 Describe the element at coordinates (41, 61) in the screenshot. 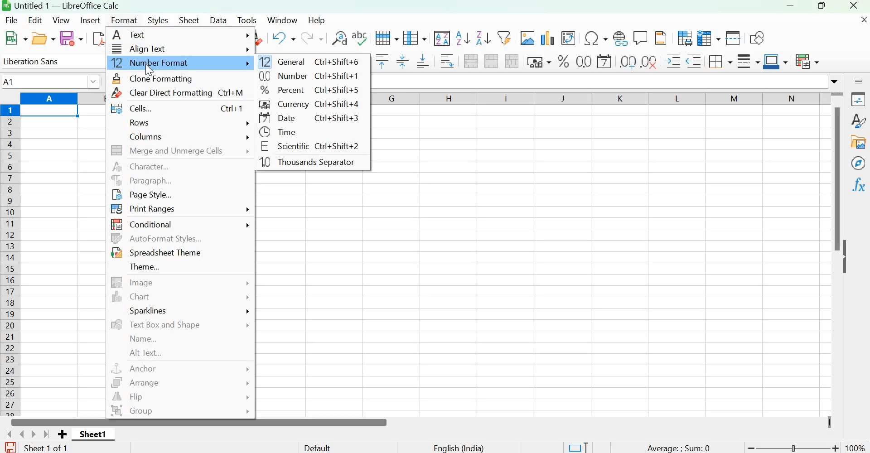

I see `Liberation Sans` at that location.